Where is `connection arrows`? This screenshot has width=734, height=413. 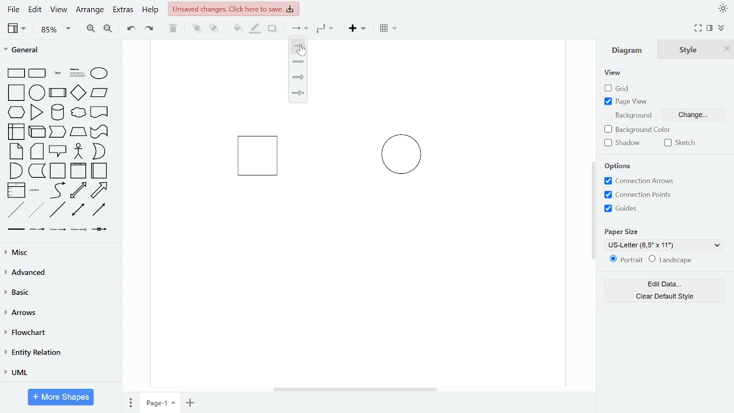 connection arrows is located at coordinates (637, 181).